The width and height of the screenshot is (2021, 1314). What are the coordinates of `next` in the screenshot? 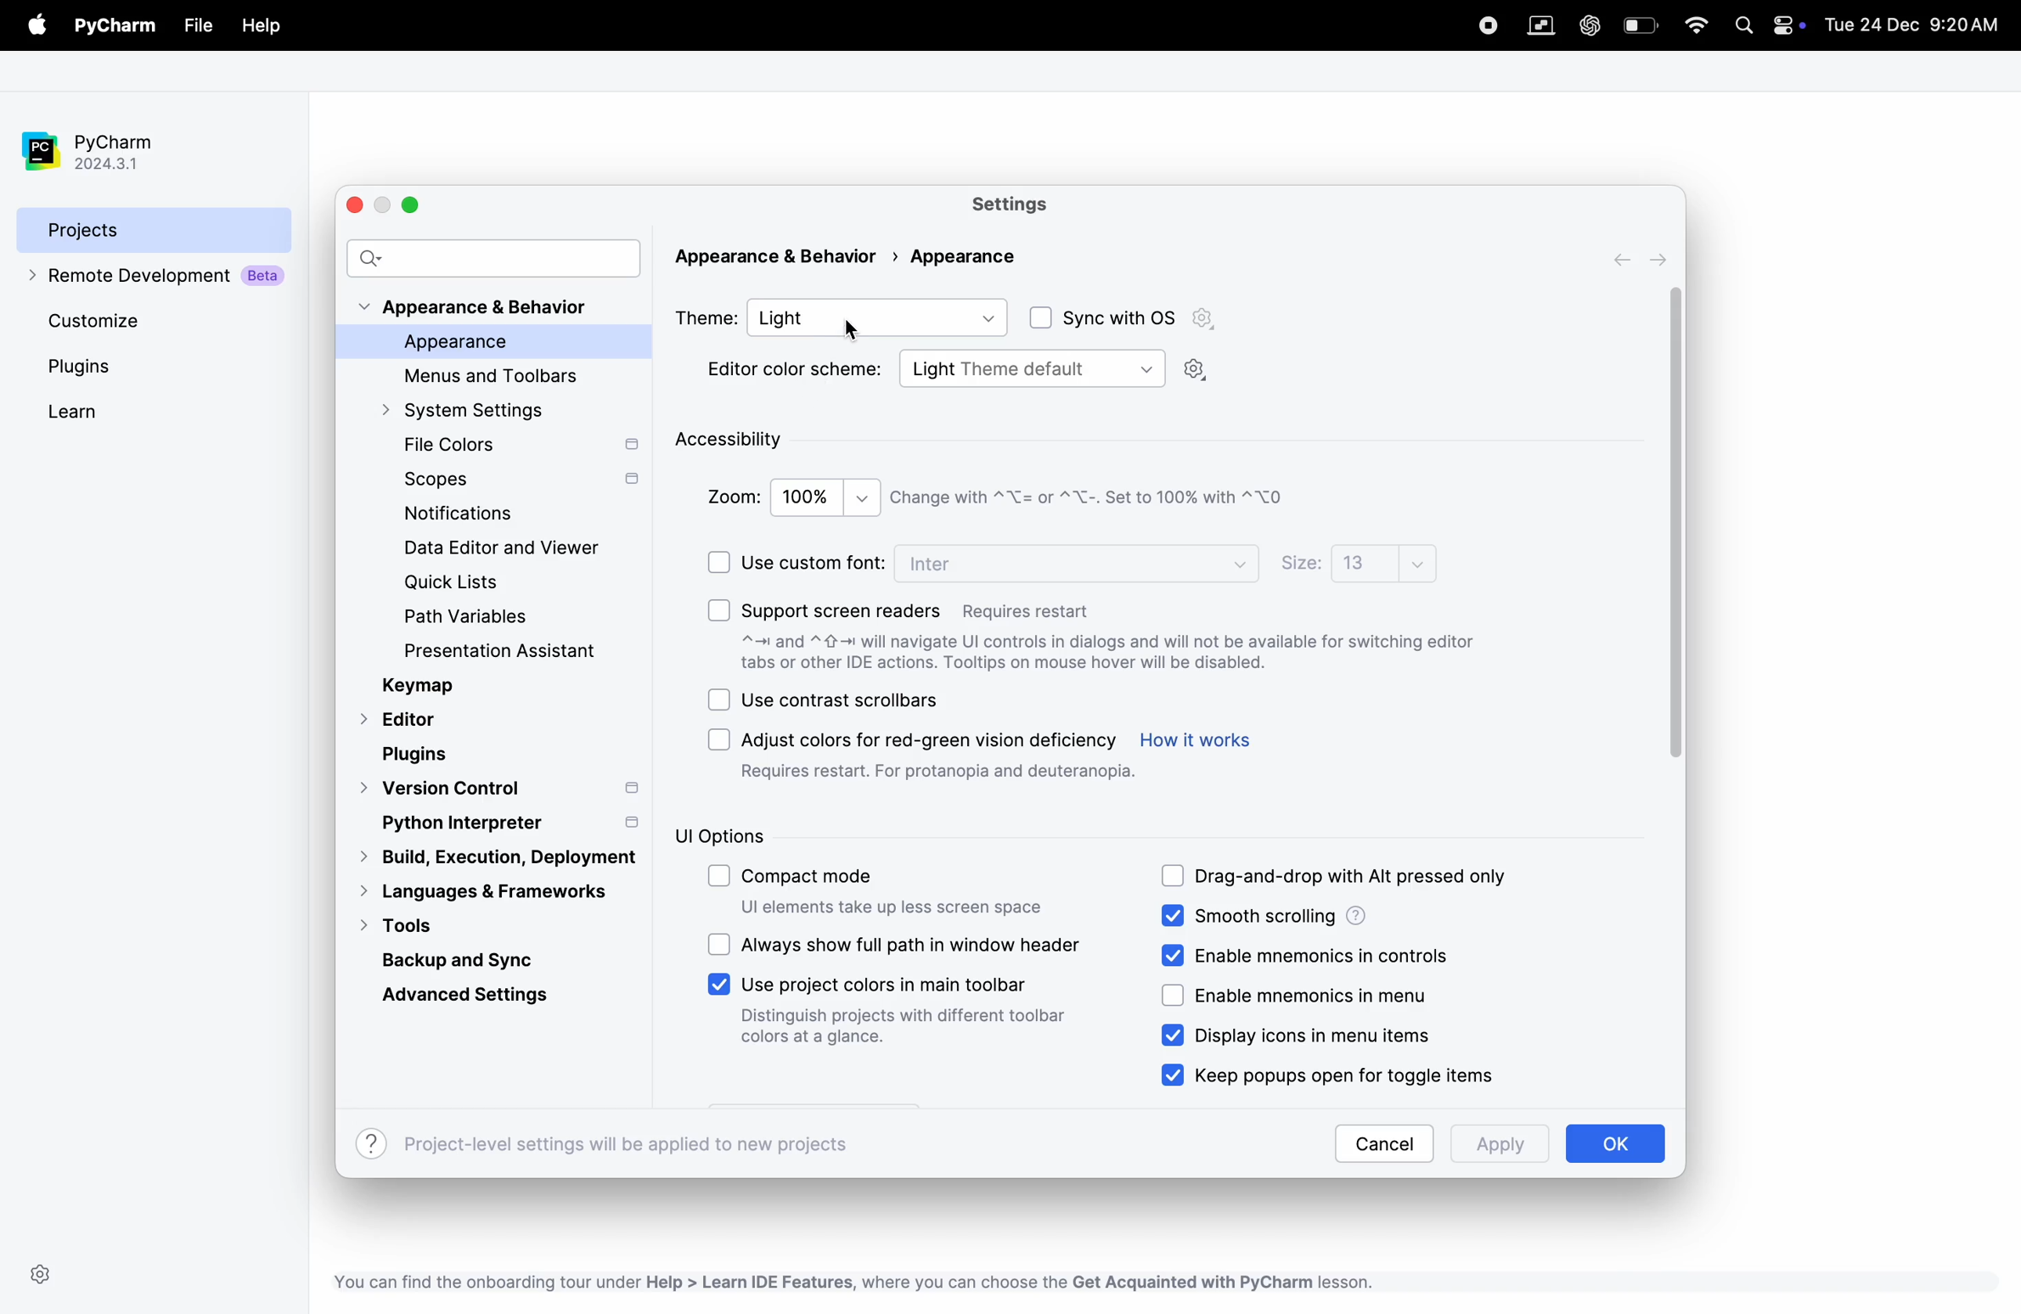 It's located at (1662, 259).